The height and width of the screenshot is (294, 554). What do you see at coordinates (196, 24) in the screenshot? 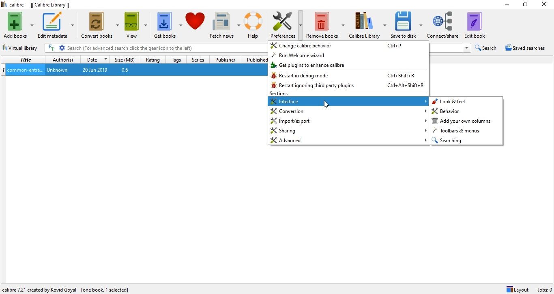
I see `Donate to calibre` at bounding box center [196, 24].